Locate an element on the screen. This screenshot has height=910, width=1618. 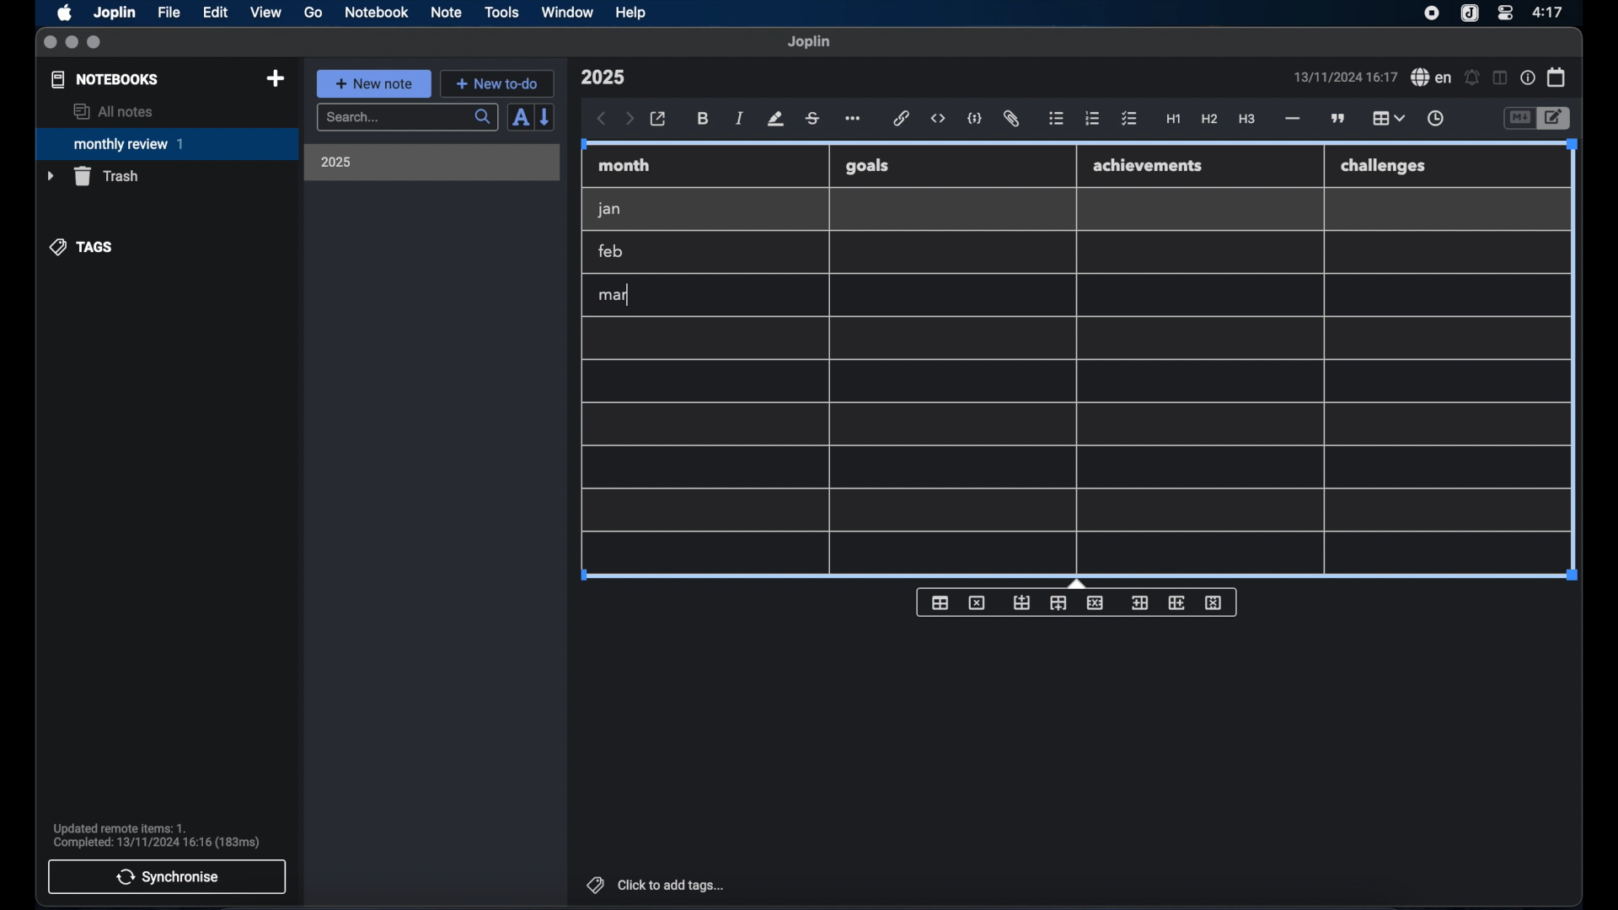
delete table is located at coordinates (977, 603).